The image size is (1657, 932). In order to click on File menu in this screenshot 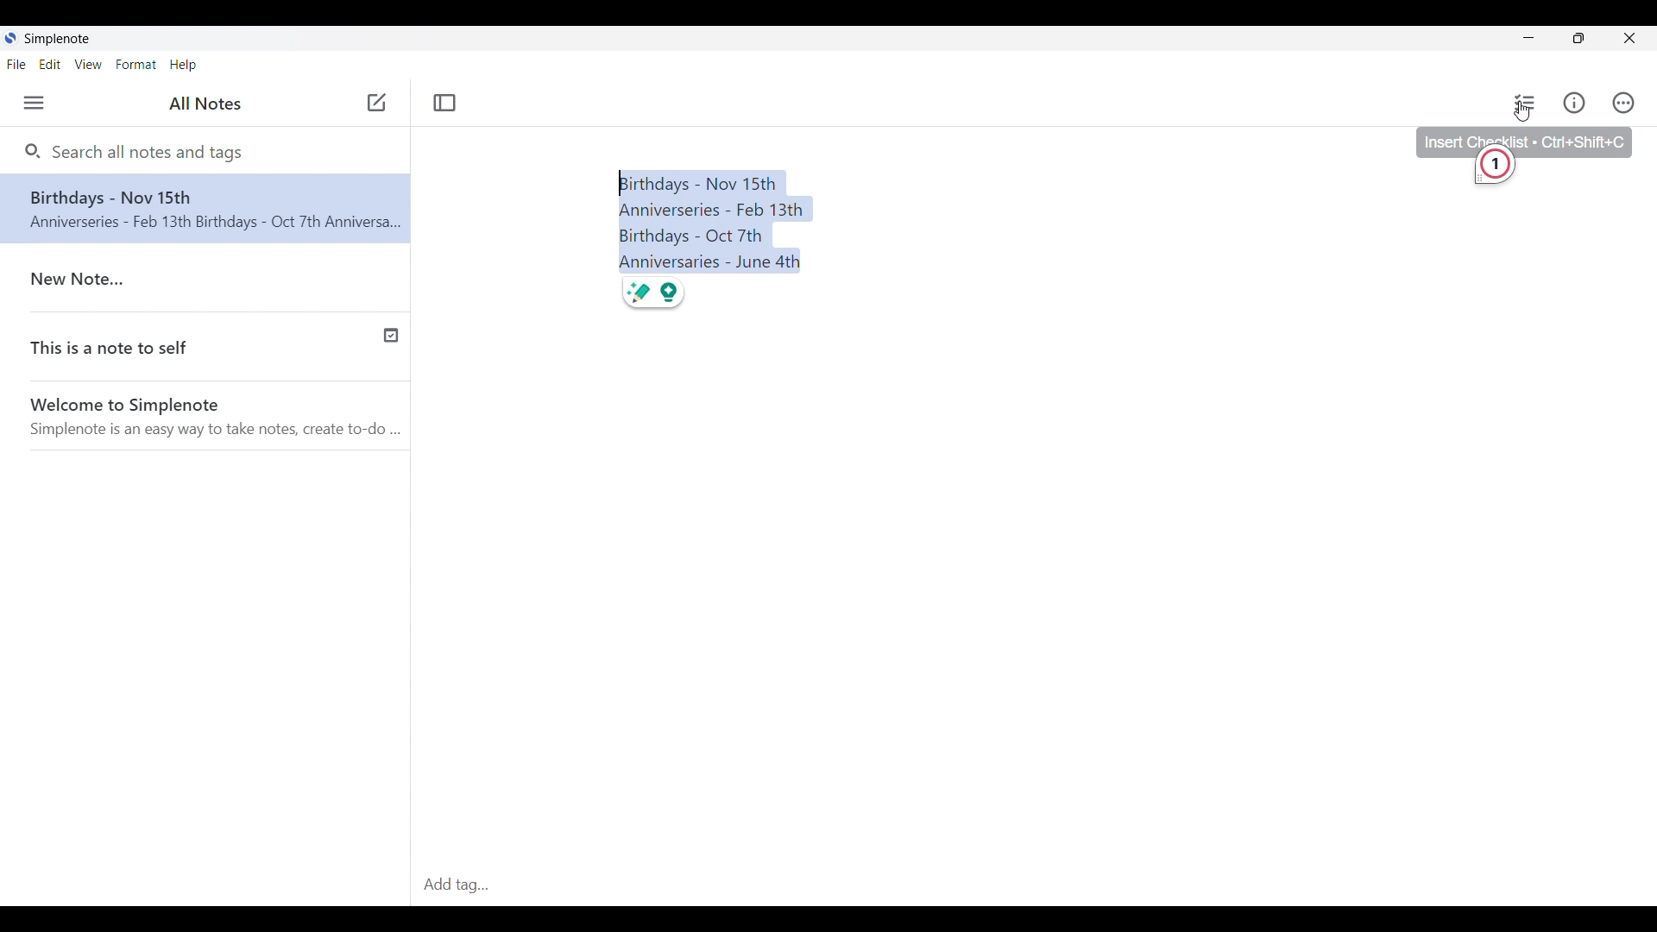, I will do `click(16, 64)`.